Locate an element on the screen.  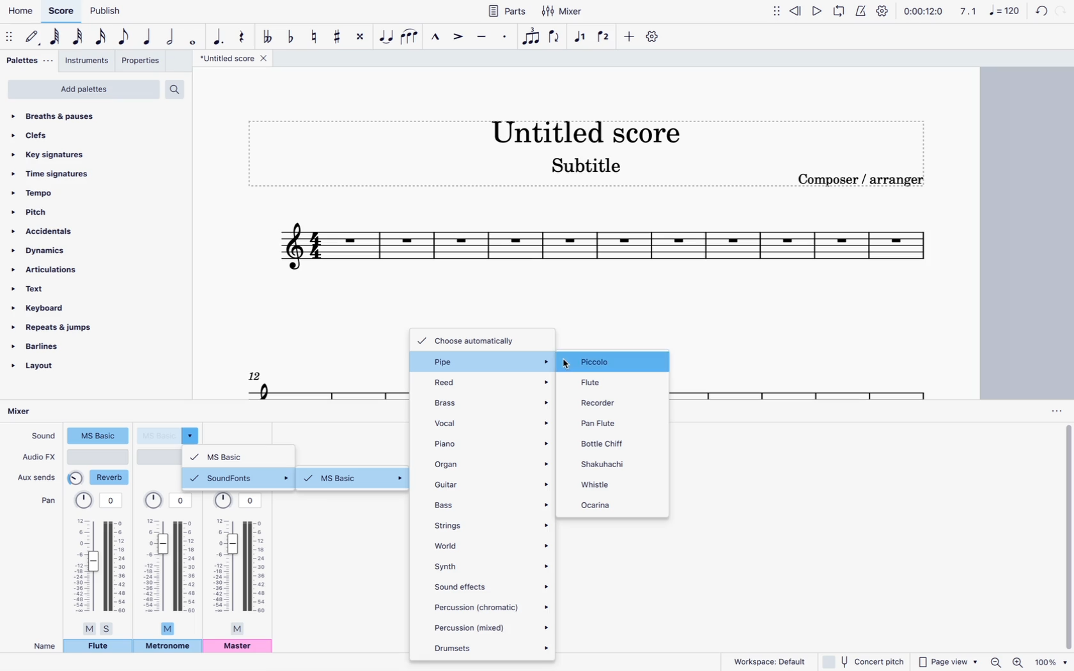
score is located at coordinates (62, 12).